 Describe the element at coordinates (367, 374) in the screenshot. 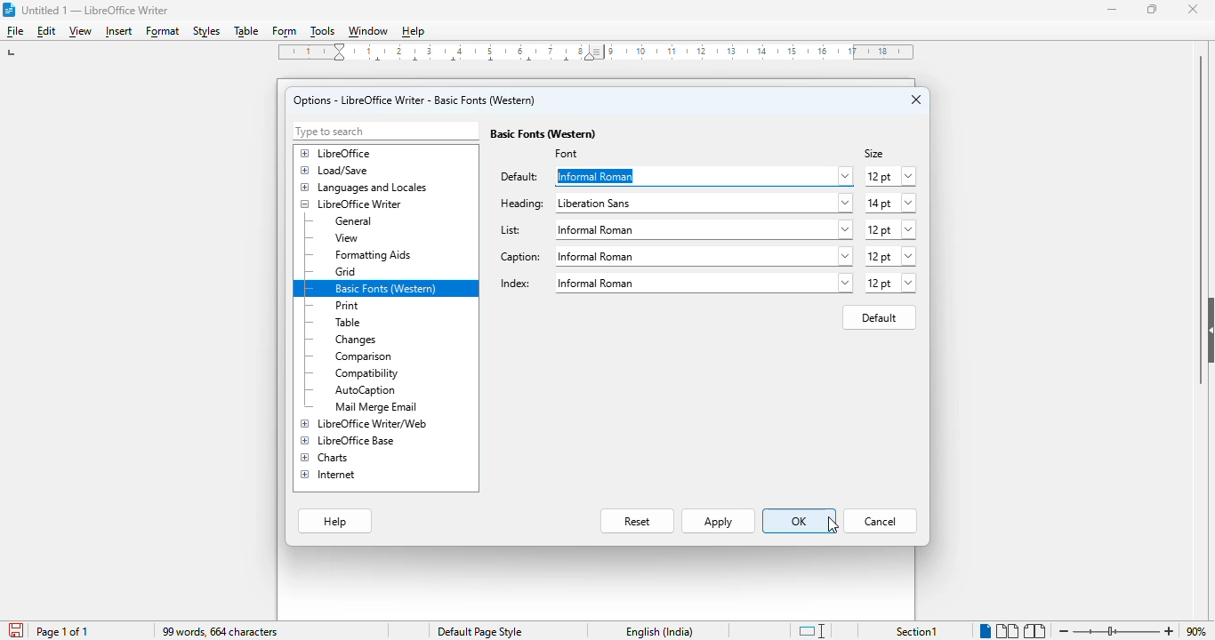

I see `compatibility` at that location.